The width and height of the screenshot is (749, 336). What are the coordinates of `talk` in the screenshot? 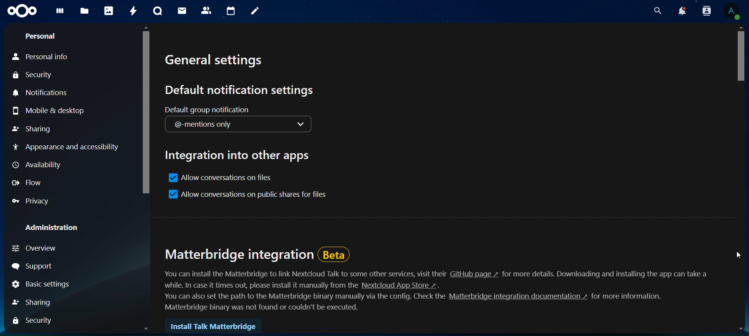 It's located at (158, 11).